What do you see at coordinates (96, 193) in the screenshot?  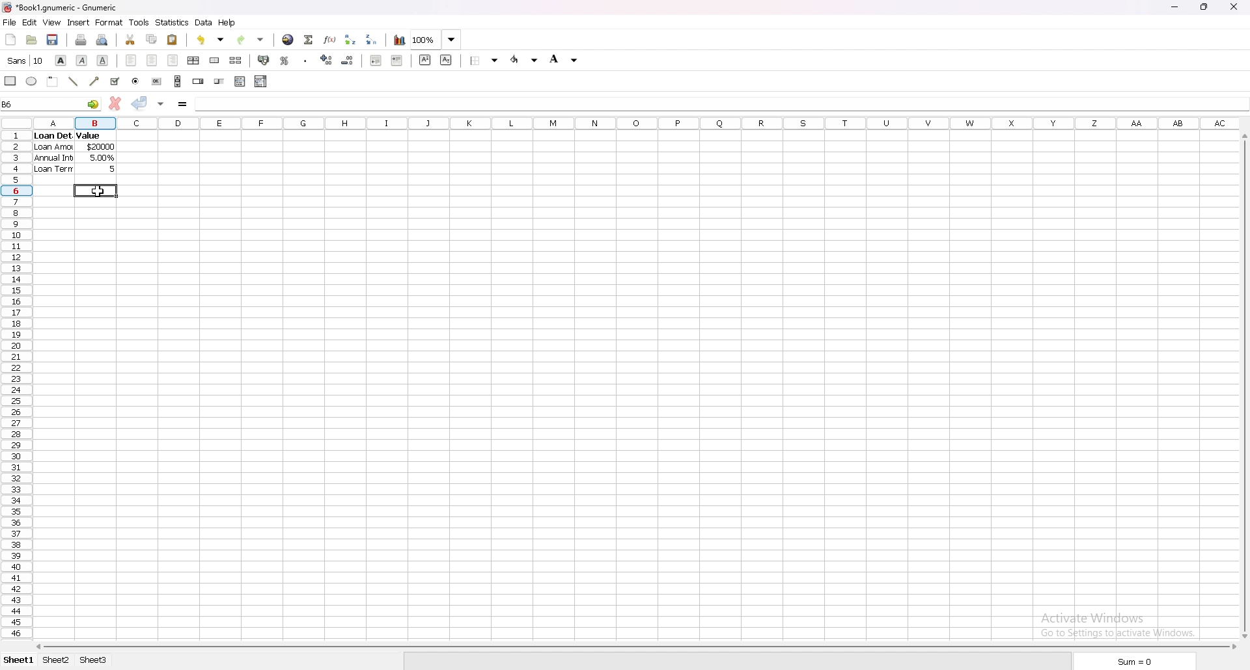 I see `cursor` at bounding box center [96, 193].